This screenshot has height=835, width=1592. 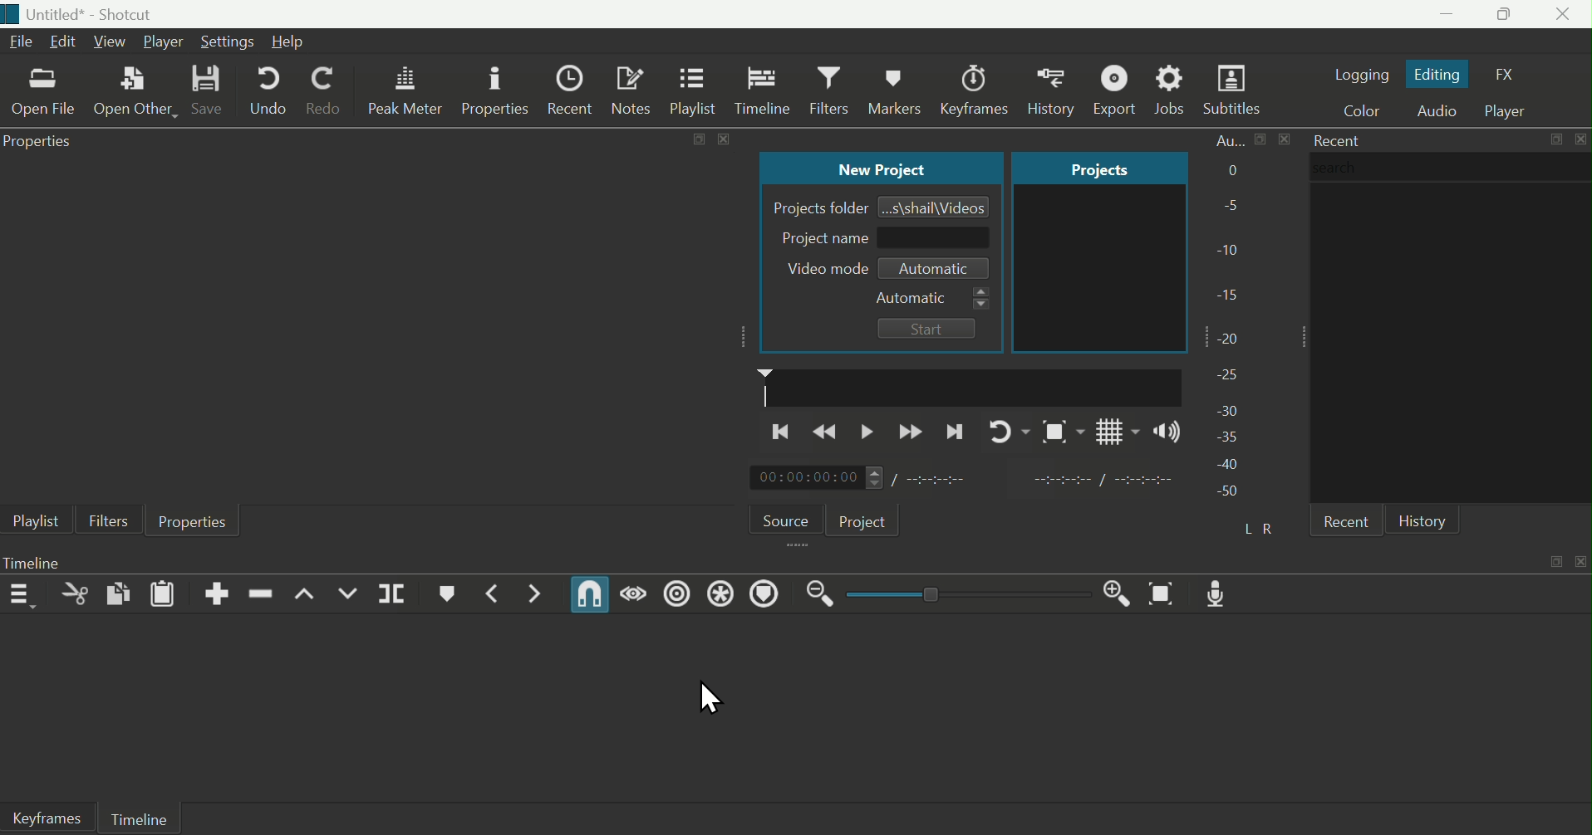 I want to click on Timeline, so click(x=53, y=562).